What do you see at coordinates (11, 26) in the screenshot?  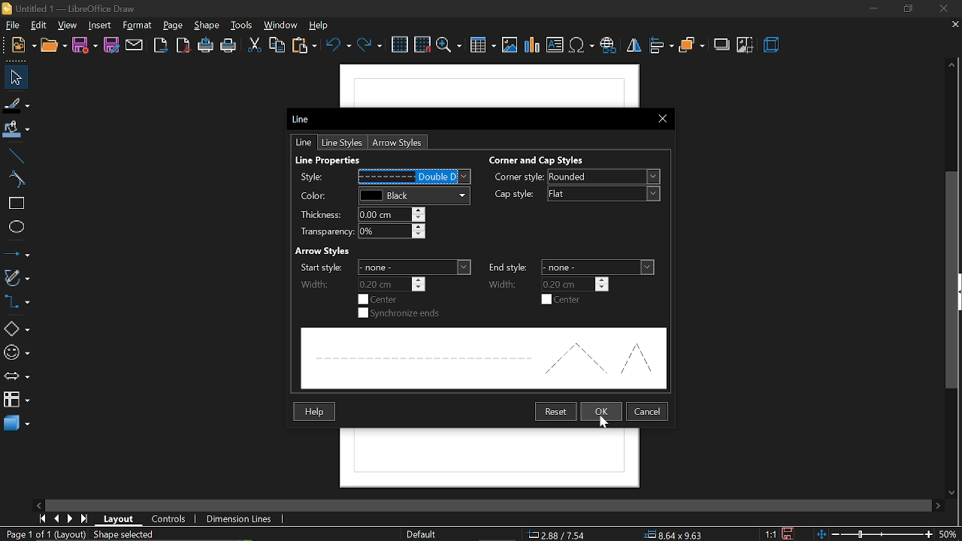 I see `file` at bounding box center [11, 26].